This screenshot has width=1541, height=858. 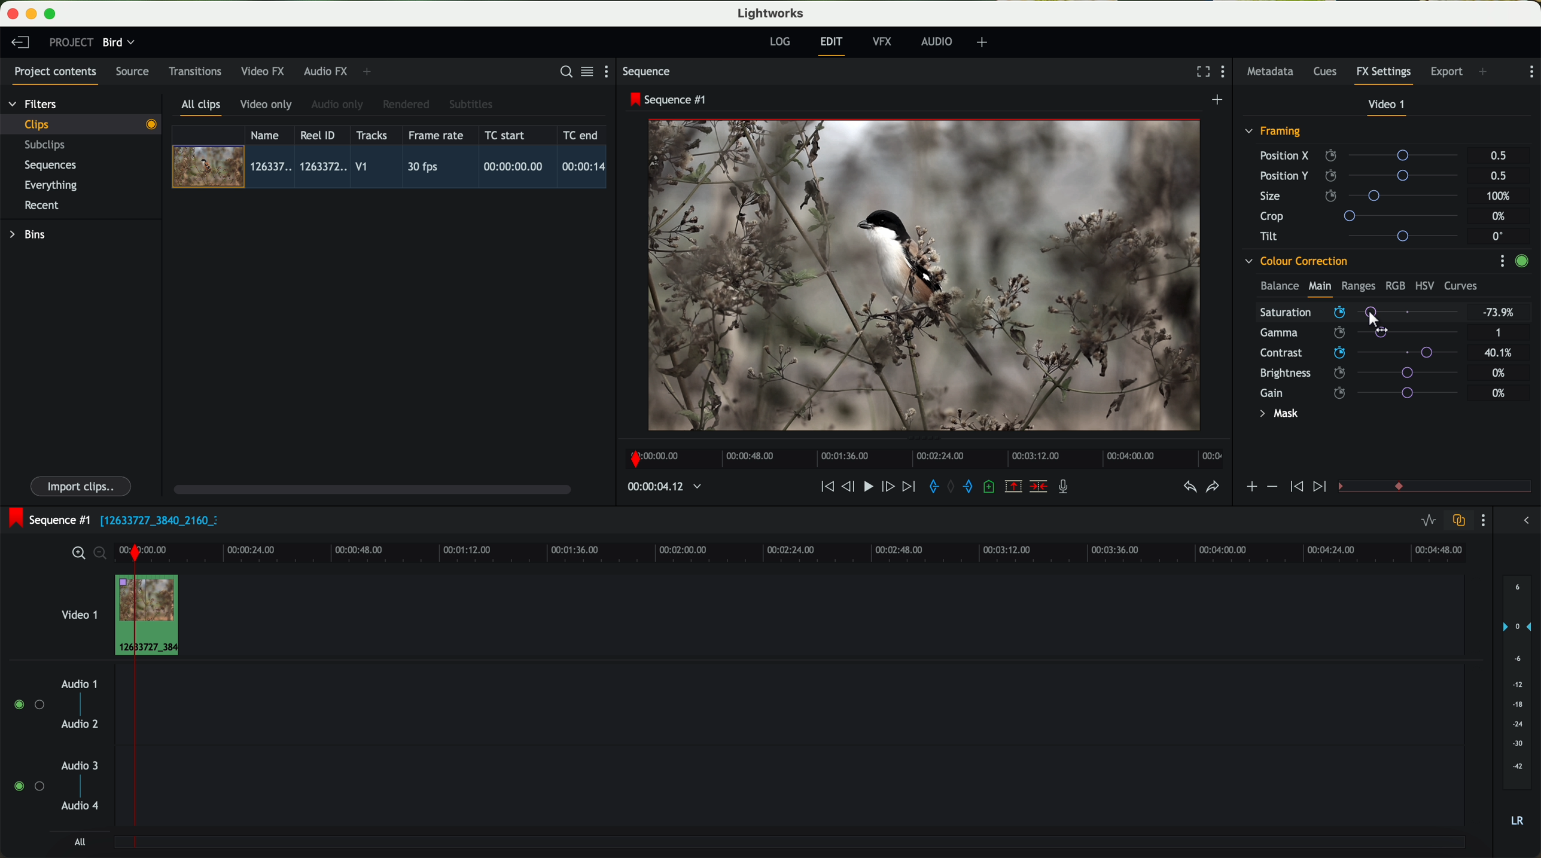 I want to click on audio FX, so click(x=326, y=71).